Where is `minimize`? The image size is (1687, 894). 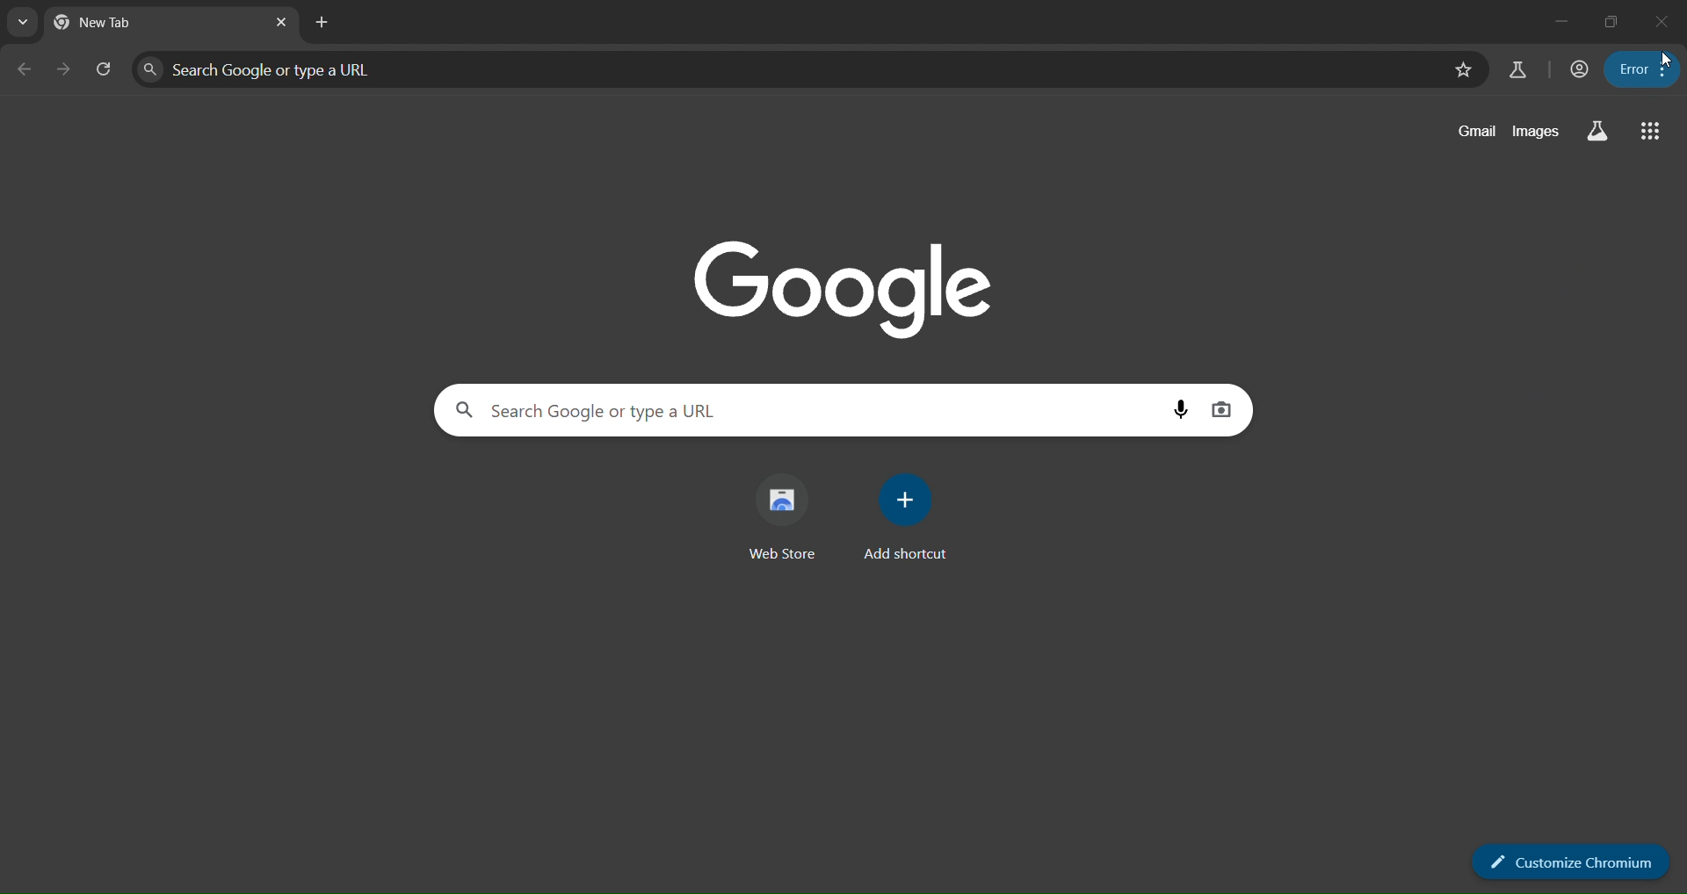 minimize is located at coordinates (1560, 18).